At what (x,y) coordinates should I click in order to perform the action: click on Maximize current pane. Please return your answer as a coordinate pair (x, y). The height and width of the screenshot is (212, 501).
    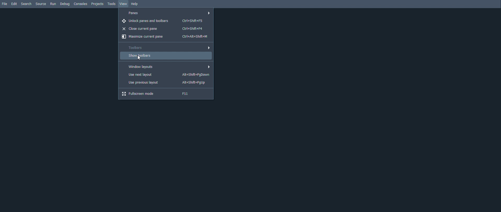
    Looking at the image, I should click on (165, 36).